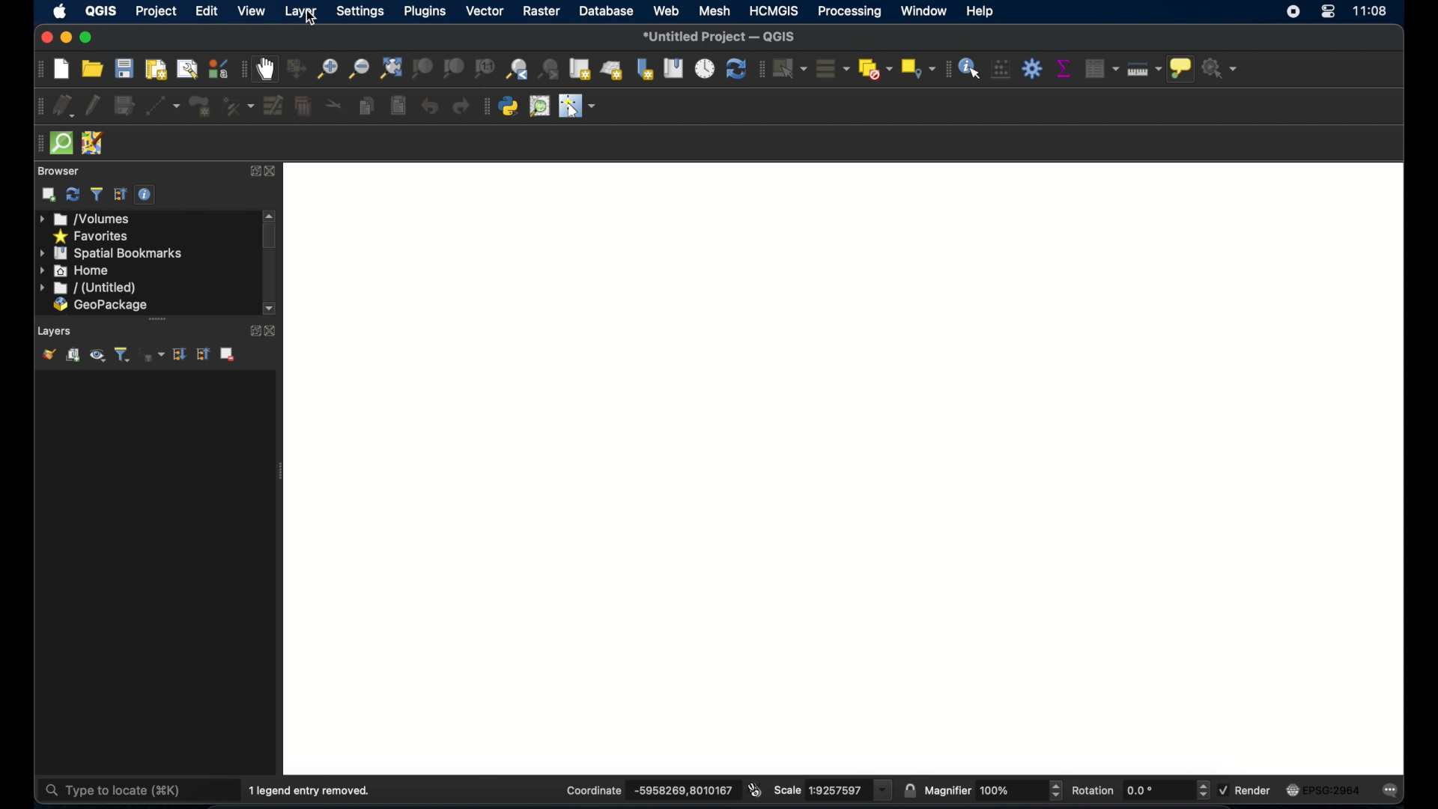 The image size is (1438, 809). What do you see at coordinates (86, 219) in the screenshot?
I see `volumes` at bounding box center [86, 219].